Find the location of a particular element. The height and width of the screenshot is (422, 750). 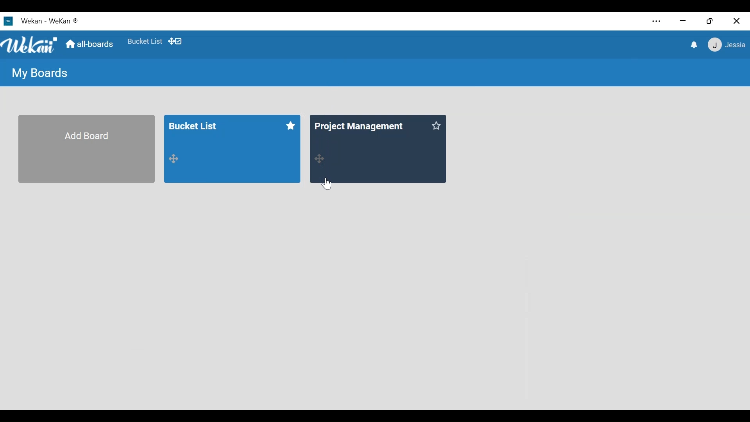

Wekan Desktop icon is located at coordinates (40, 21).